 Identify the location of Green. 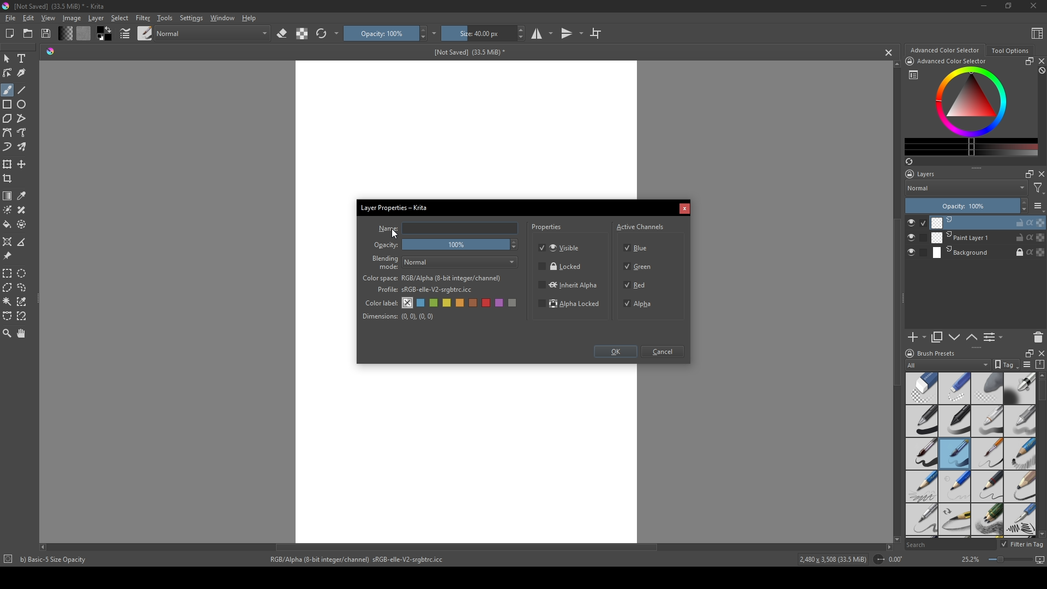
(639, 267).